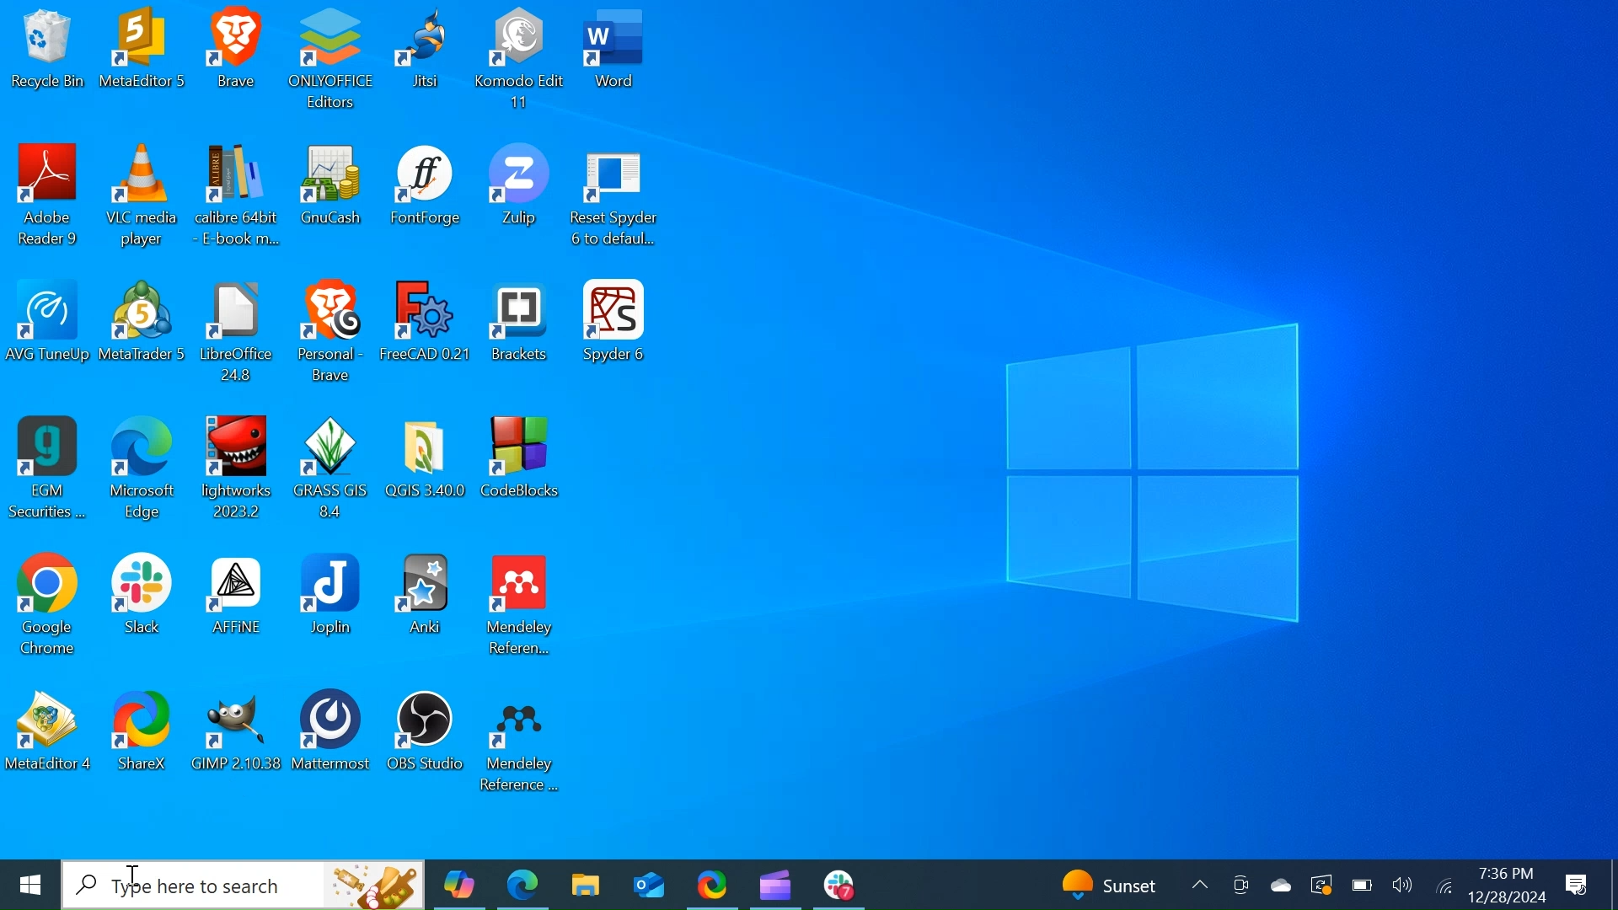 The width and height of the screenshot is (1618, 910). What do you see at coordinates (618, 333) in the screenshot?
I see `Spyder Desktop Icon` at bounding box center [618, 333].